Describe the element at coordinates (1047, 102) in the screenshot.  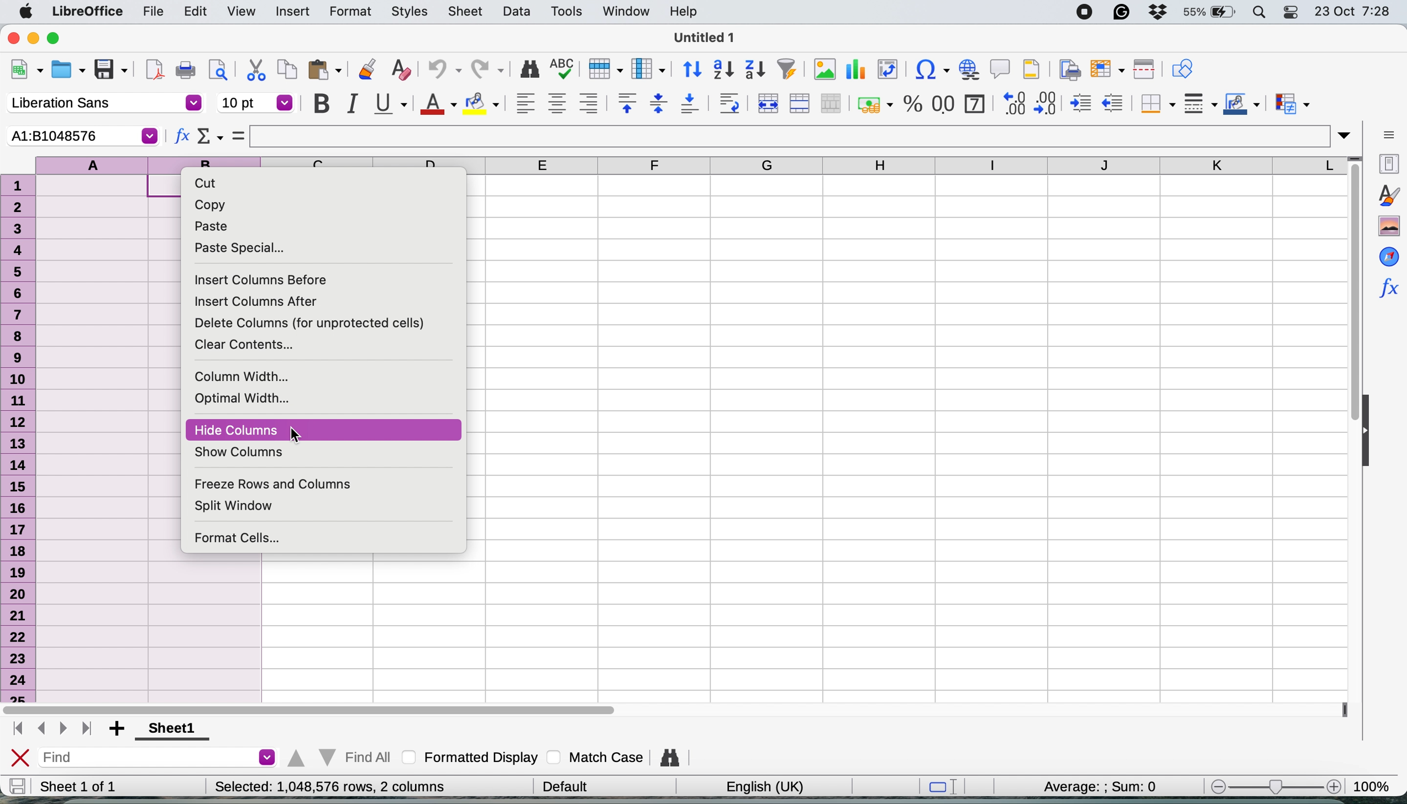
I see `reduce decimal` at that location.